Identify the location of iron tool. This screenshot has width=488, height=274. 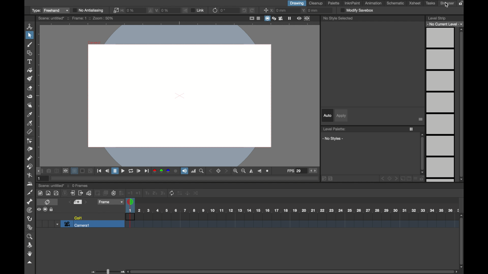
(29, 184).